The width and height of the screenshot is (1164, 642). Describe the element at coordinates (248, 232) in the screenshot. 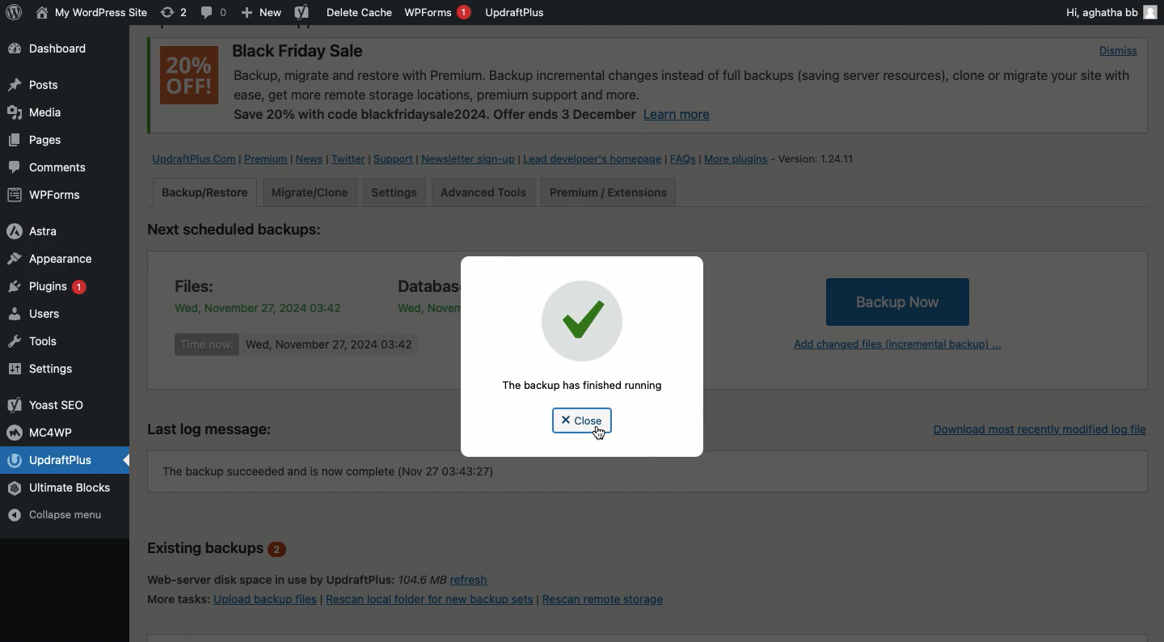

I see `Next scheduled backups:` at that location.